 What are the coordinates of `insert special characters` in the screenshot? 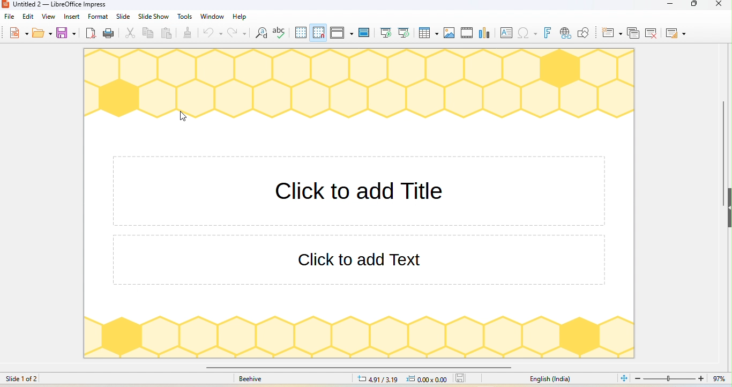 It's located at (527, 33).